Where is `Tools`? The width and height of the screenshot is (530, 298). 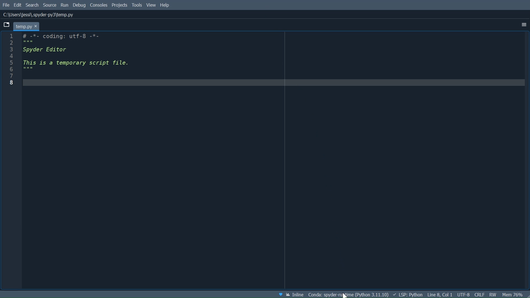 Tools is located at coordinates (137, 5).